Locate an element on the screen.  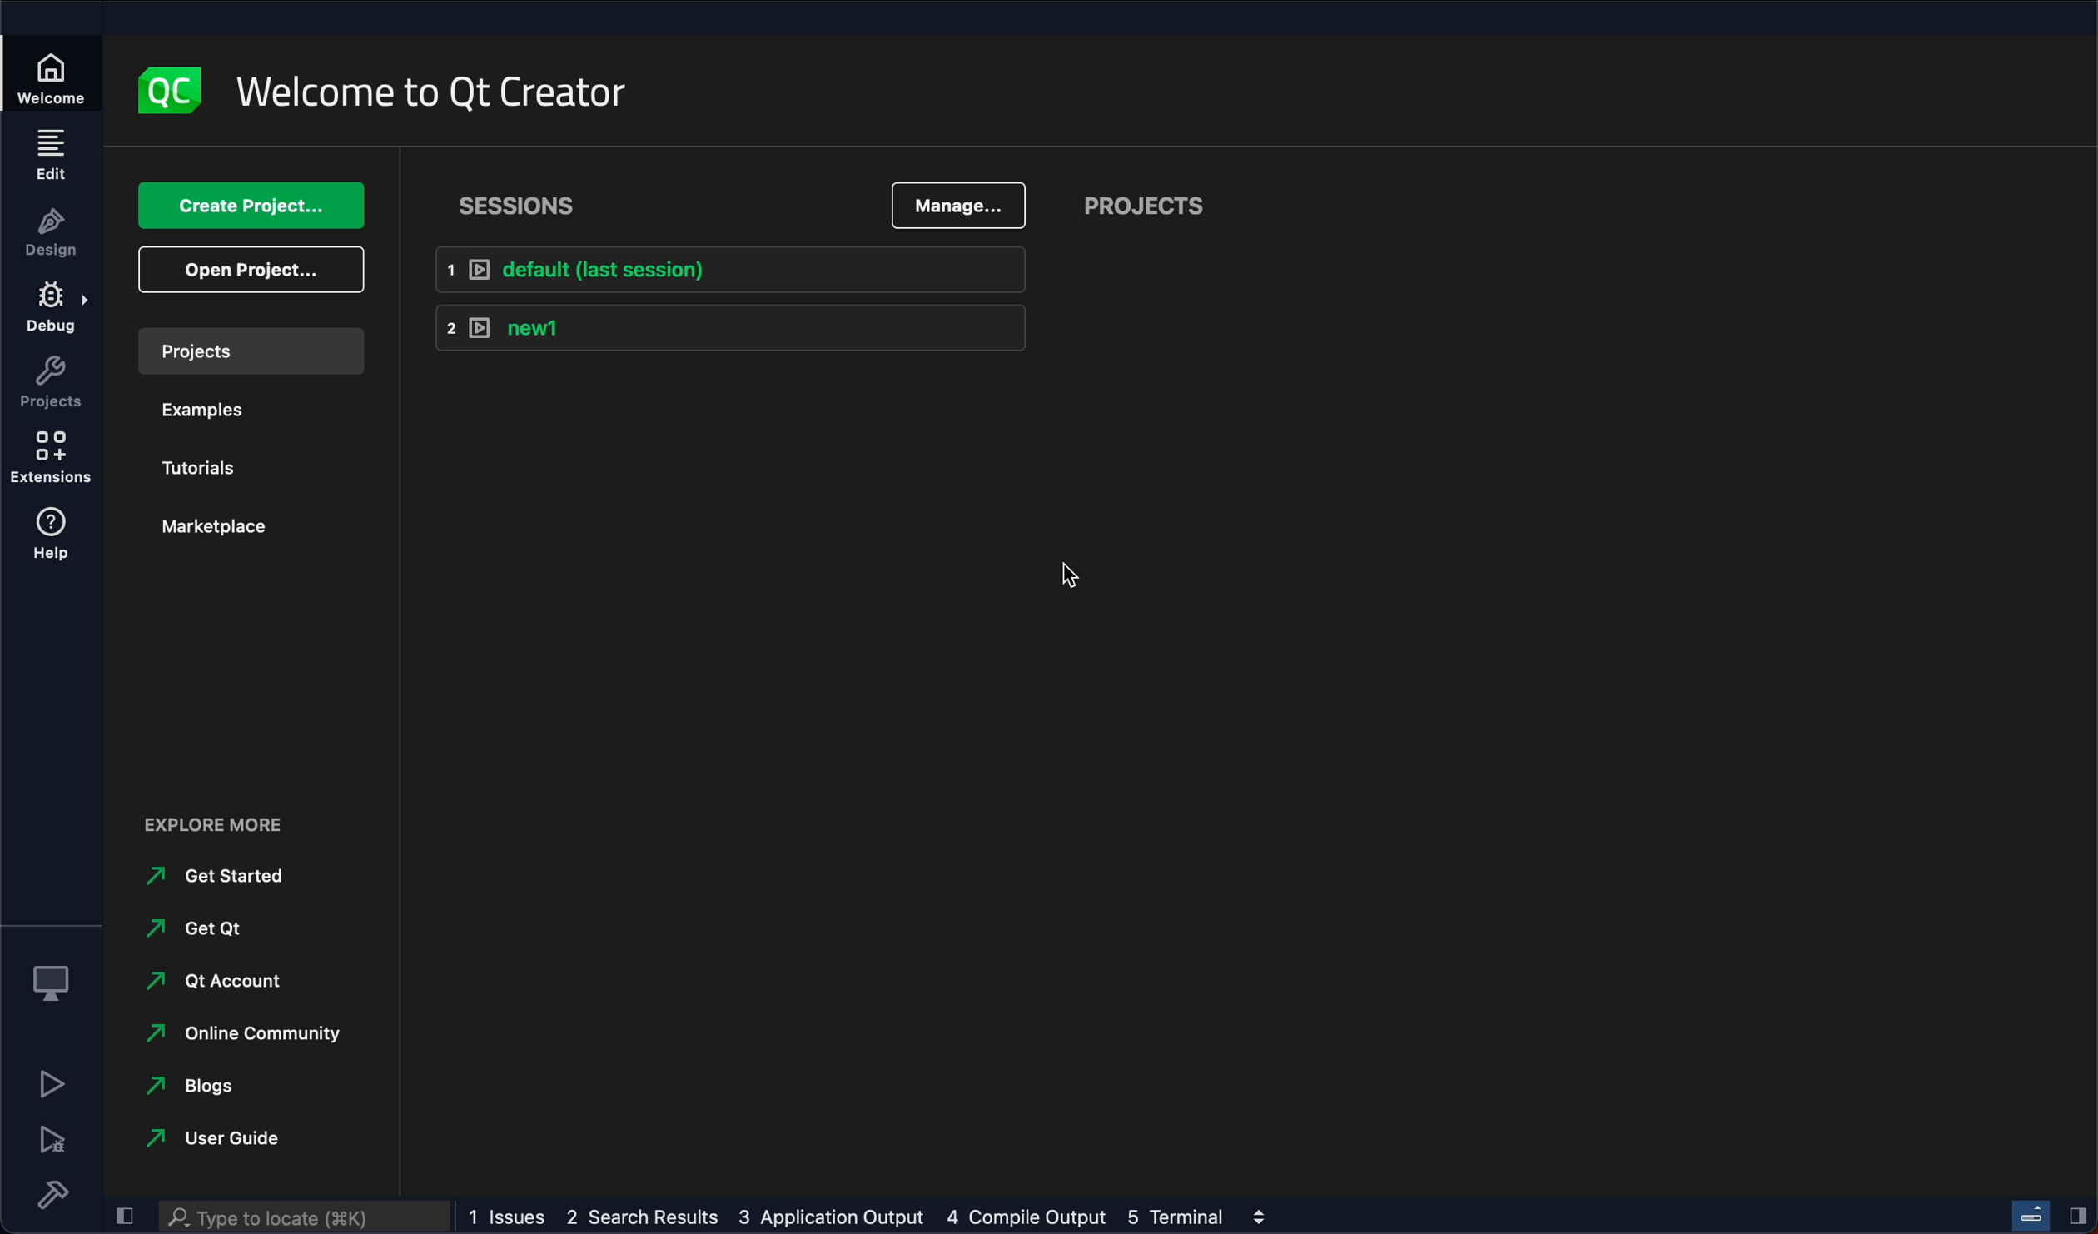
project is located at coordinates (254, 350).